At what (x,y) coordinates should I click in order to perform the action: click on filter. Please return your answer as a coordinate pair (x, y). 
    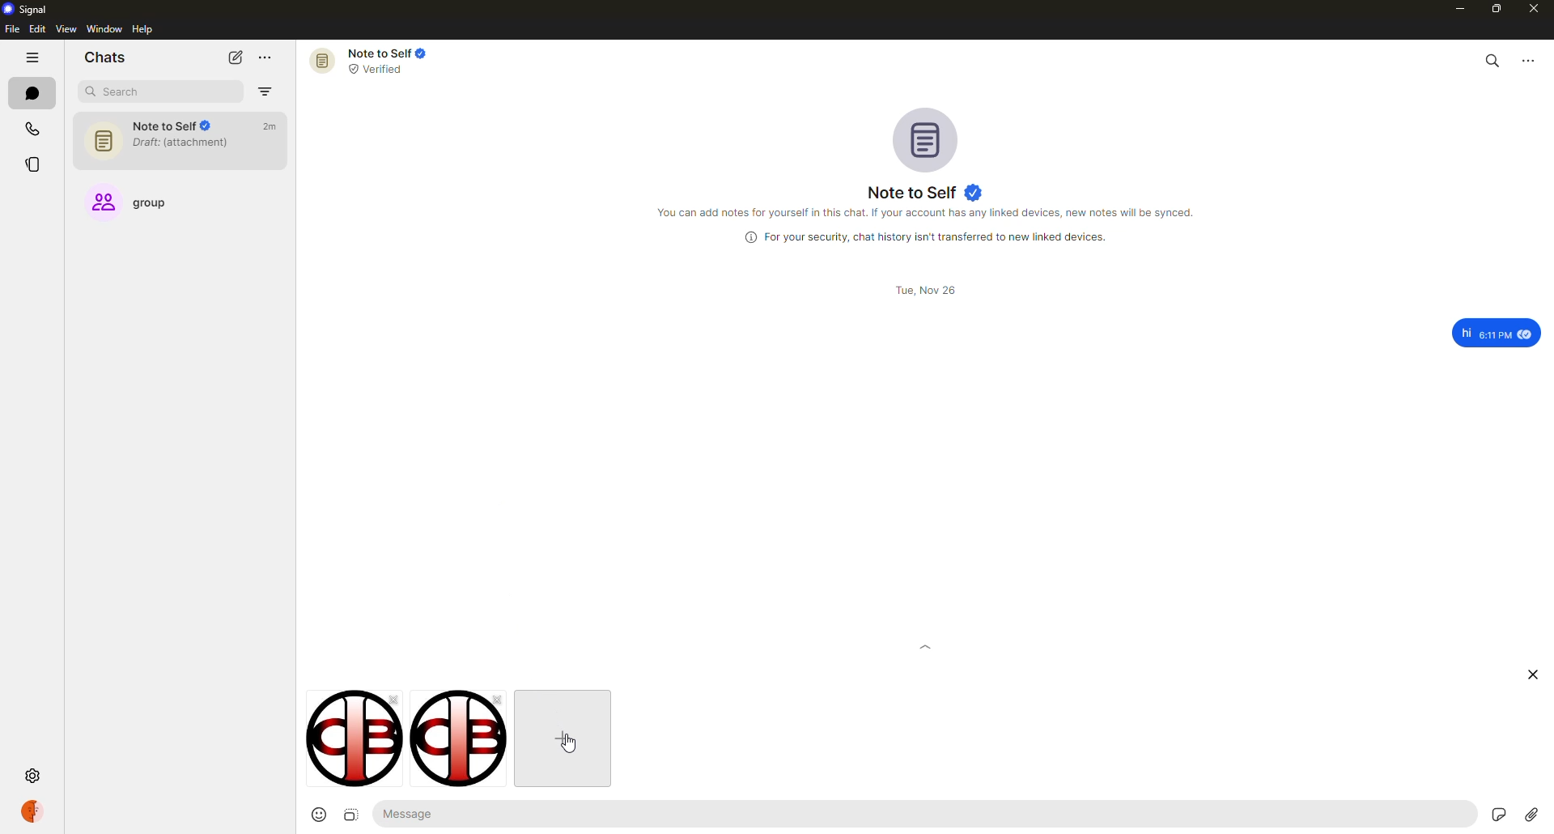
    Looking at the image, I should click on (264, 91).